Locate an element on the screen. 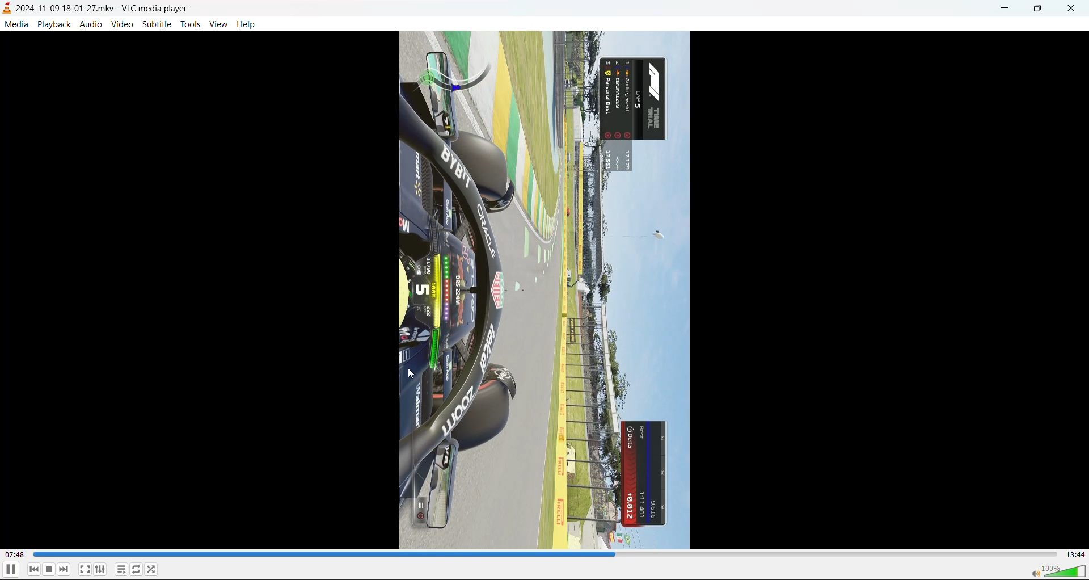 The width and height of the screenshot is (1089, 580). total track time is located at coordinates (1075, 555).